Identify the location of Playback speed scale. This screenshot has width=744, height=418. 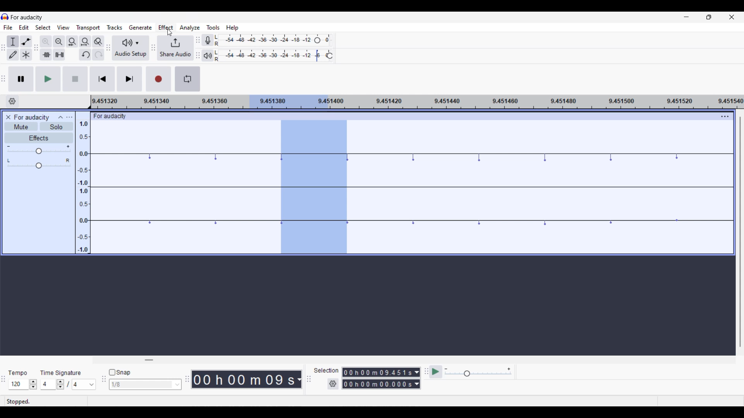
(478, 372).